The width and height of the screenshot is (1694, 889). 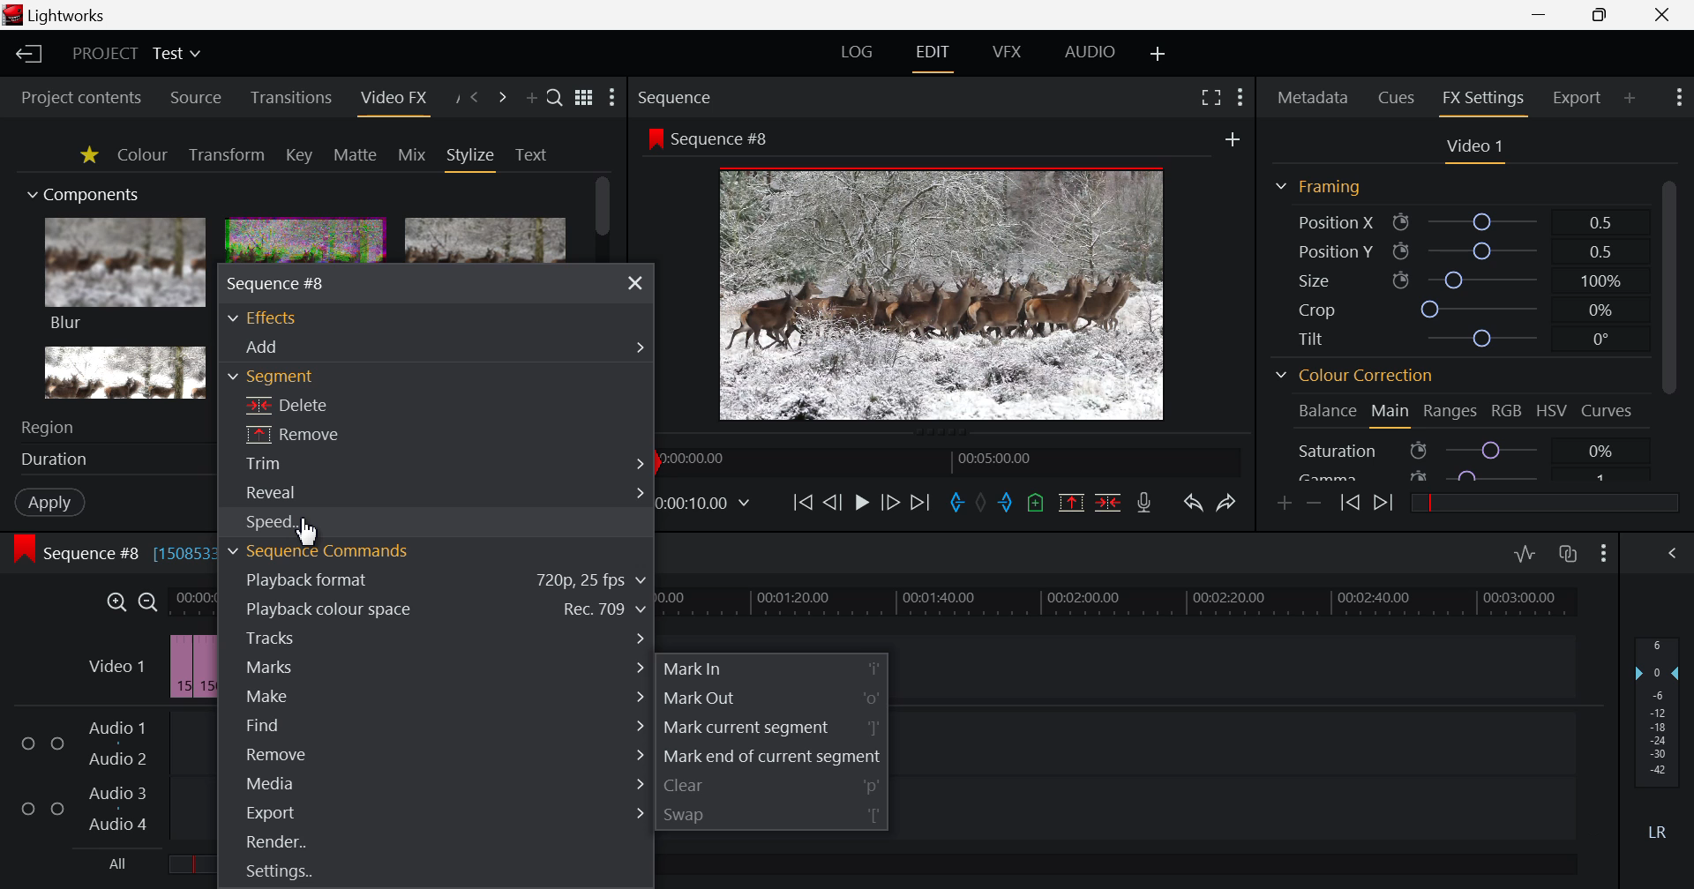 I want to click on VFX Layout, so click(x=1006, y=53).